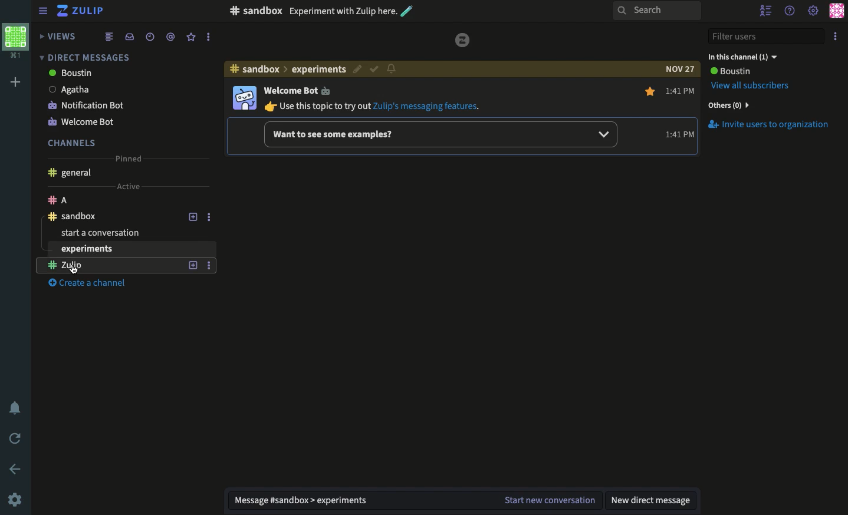 Image resolution: width=848 pixels, height=515 pixels. I want to click on Profile, so click(244, 98).